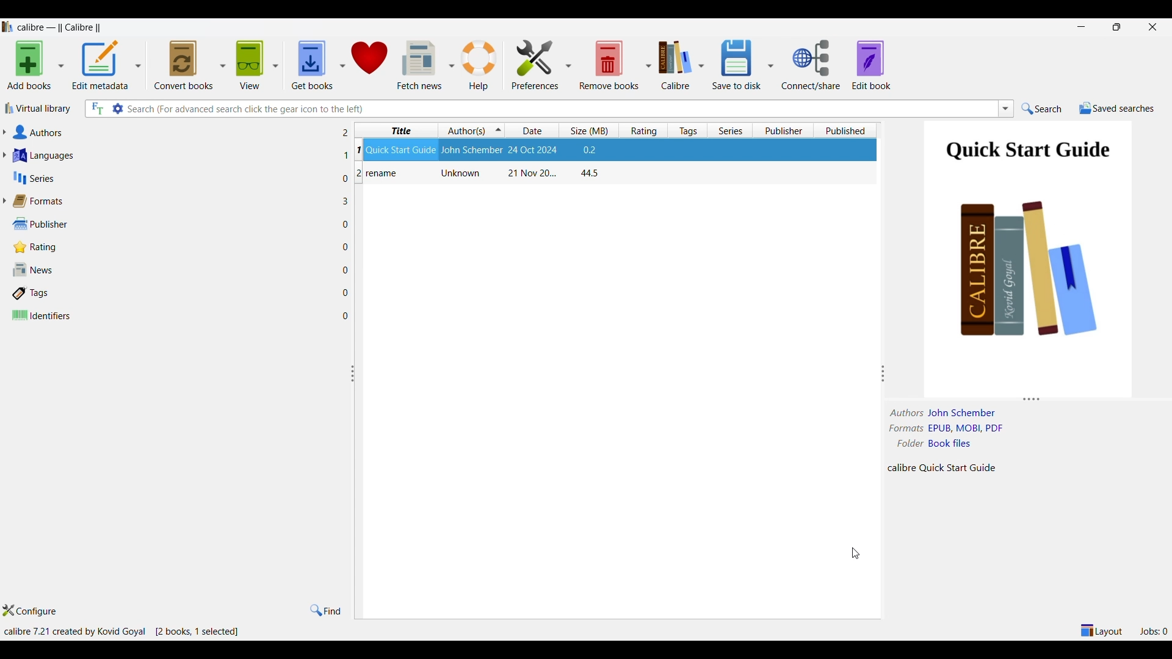 The height and width of the screenshot is (659, 1172). What do you see at coordinates (609, 151) in the screenshot?
I see `Book: Quick Start Guide` at bounding box center [609, 151].